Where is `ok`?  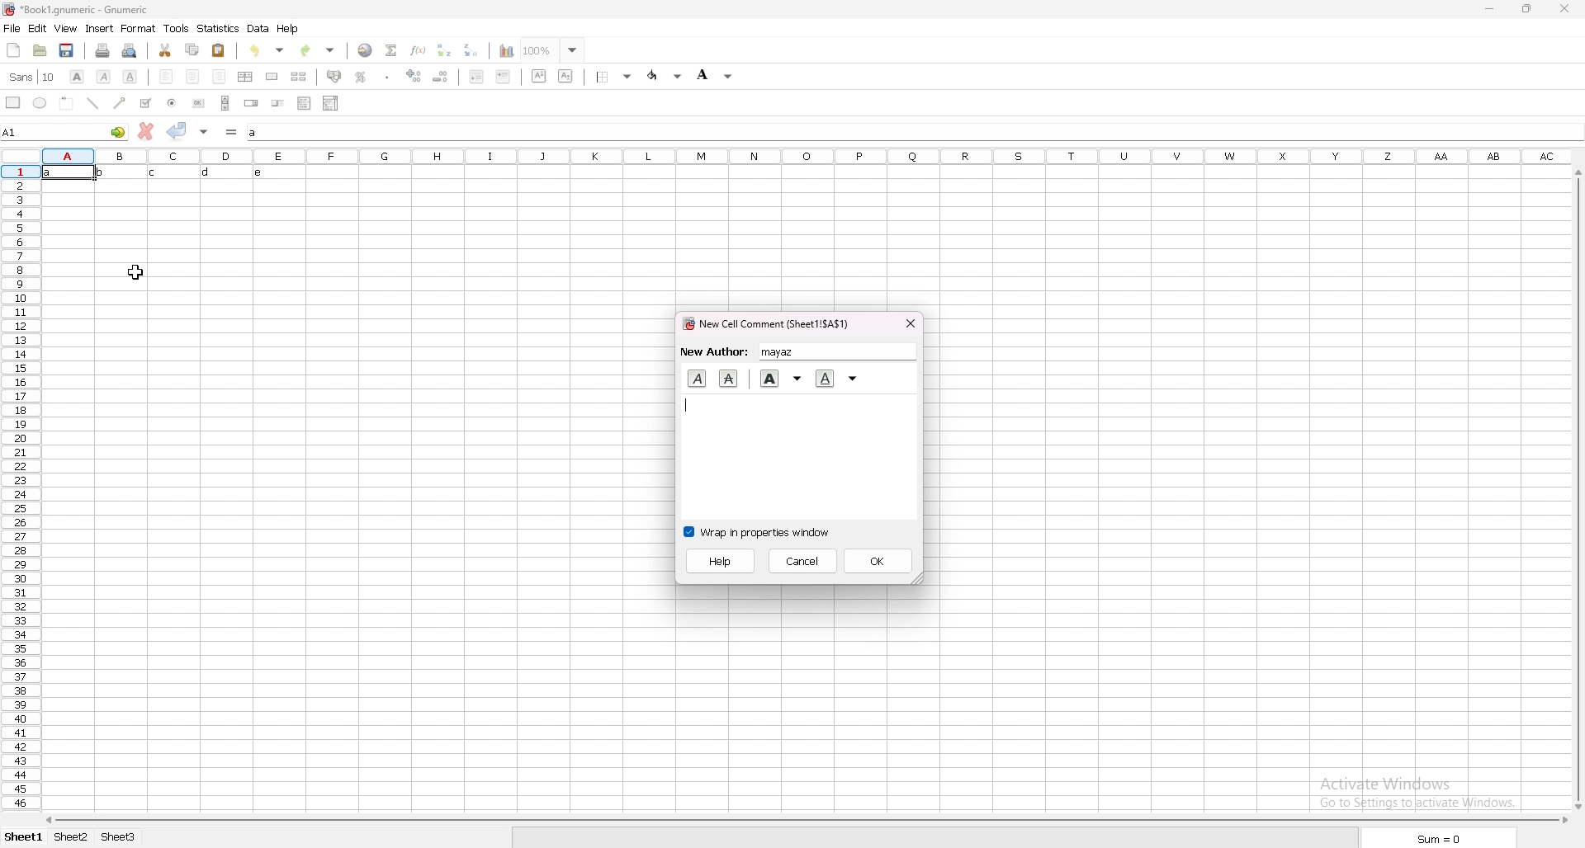 ok is located at coordinates (880, 560).